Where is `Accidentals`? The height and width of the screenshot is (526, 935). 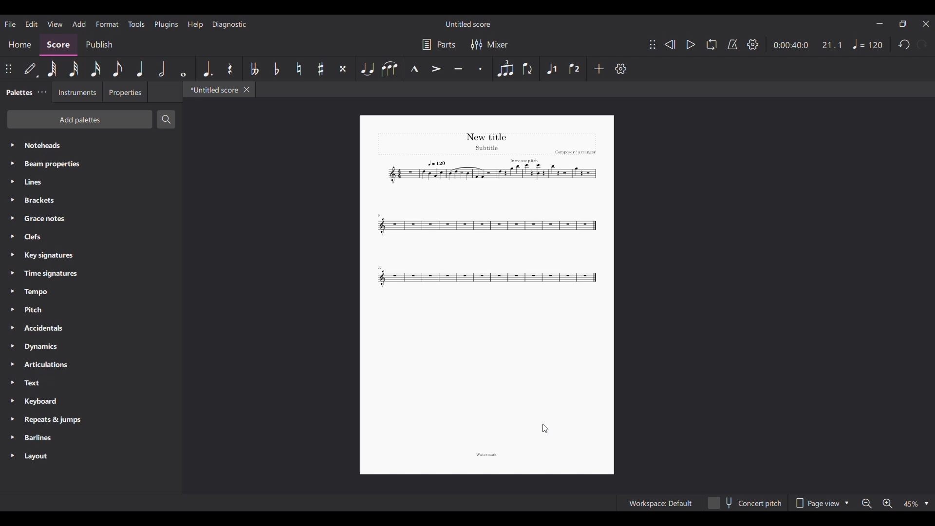
Accidentals is located at coordinates (92, 328).